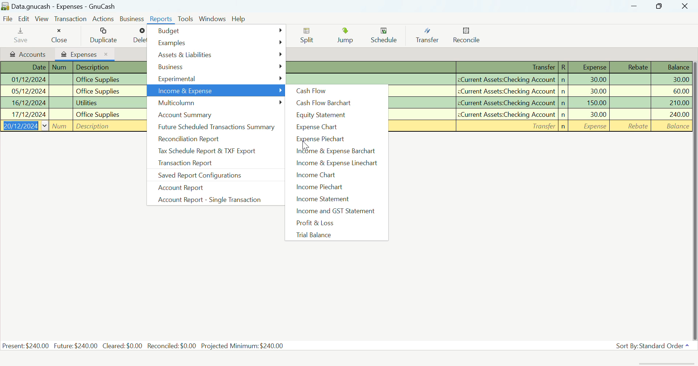 The width and height of the screenshot is (698, 366). Describe the element at coordinates (214, 177) in the screenshot. I see `Saved Report Configurations` at that location.